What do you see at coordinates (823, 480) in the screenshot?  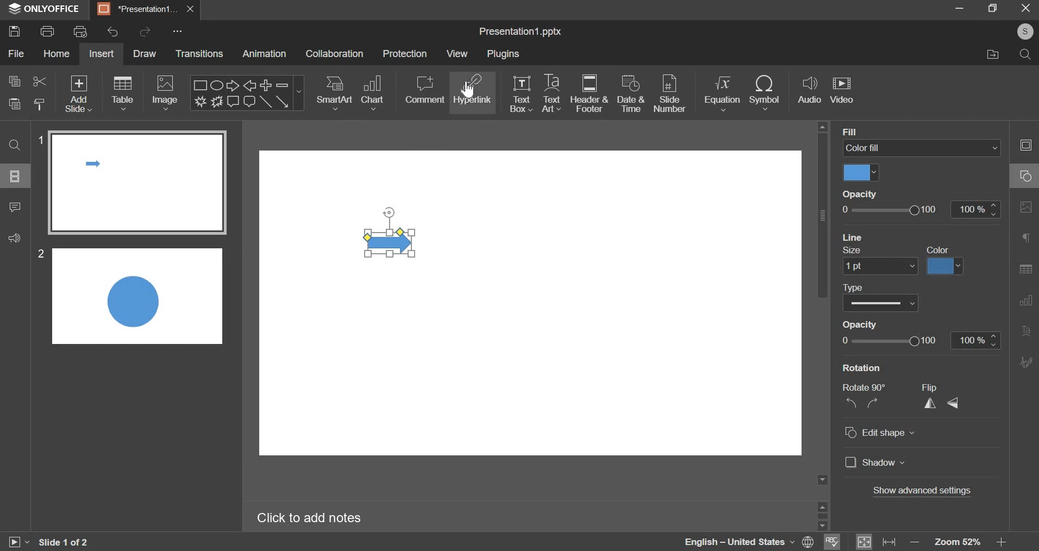 I see `scroll down` at bounding box center [823, 480].